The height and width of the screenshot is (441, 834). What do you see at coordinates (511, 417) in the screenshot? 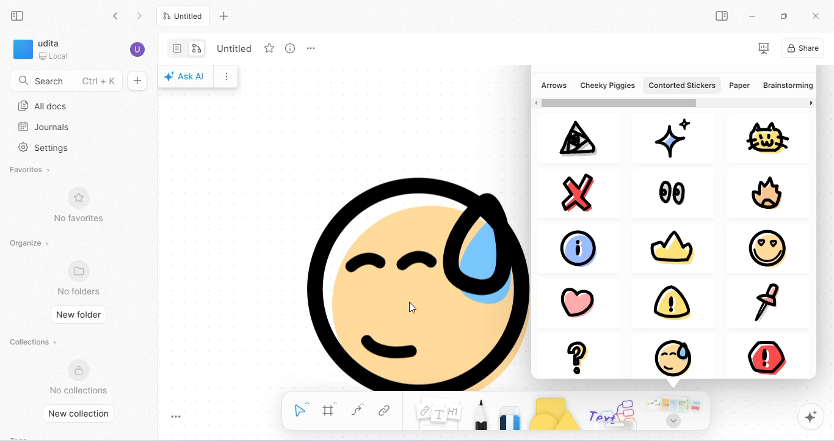
I see `eraser` at bounding box center [511, 417].